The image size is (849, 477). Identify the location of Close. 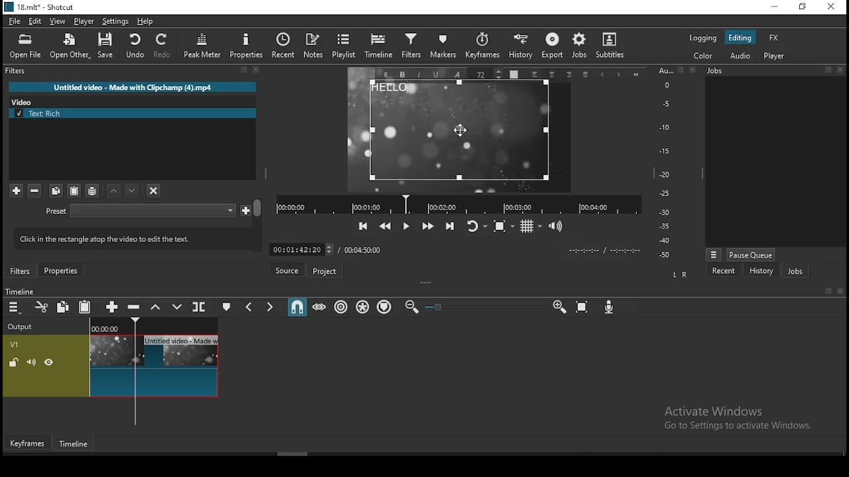
(840, 70).